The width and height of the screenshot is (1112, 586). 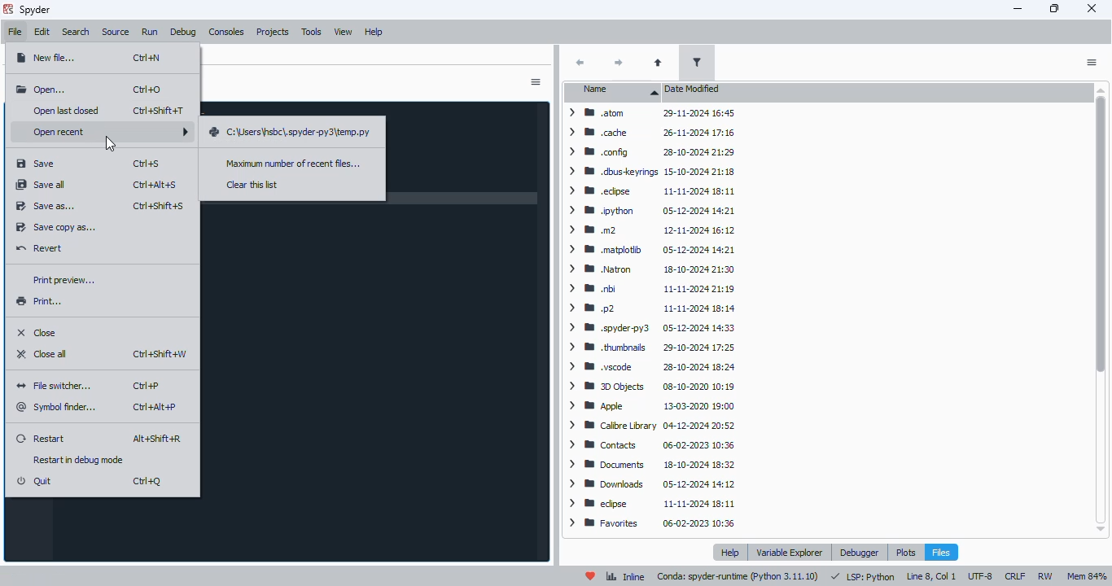 I want to click on temporary file, so click(x=290, y=133).